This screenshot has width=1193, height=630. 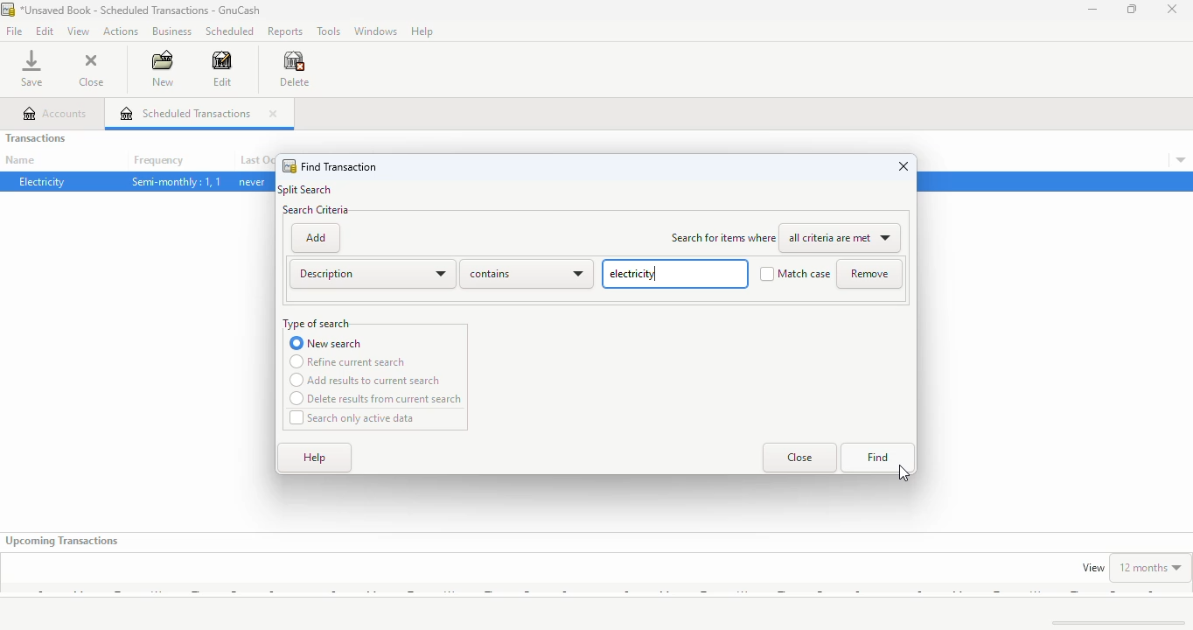 I want to click on transaction details, so click(x=1181, y=160).